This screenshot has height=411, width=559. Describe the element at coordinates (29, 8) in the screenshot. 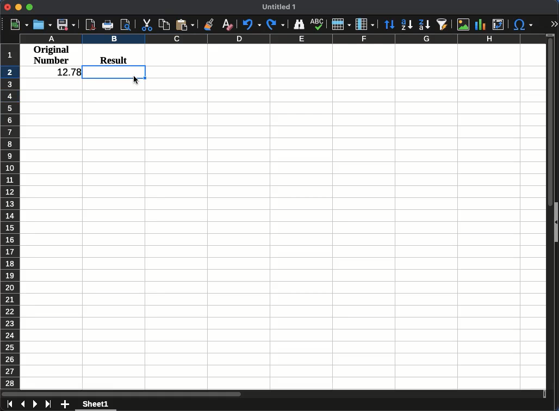

I see `Maximize` at that location.